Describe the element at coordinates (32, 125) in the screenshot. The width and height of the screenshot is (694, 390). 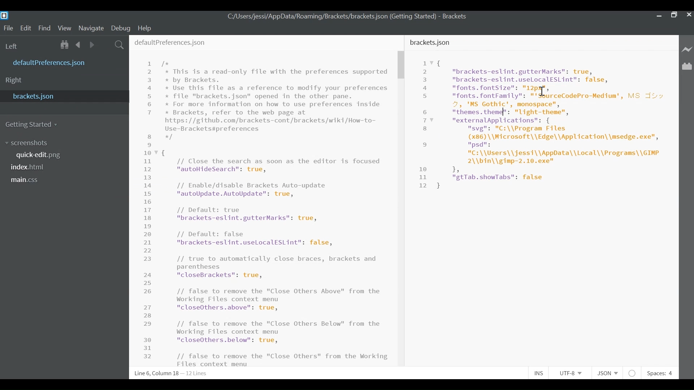
I see `Getting Started` at that location.